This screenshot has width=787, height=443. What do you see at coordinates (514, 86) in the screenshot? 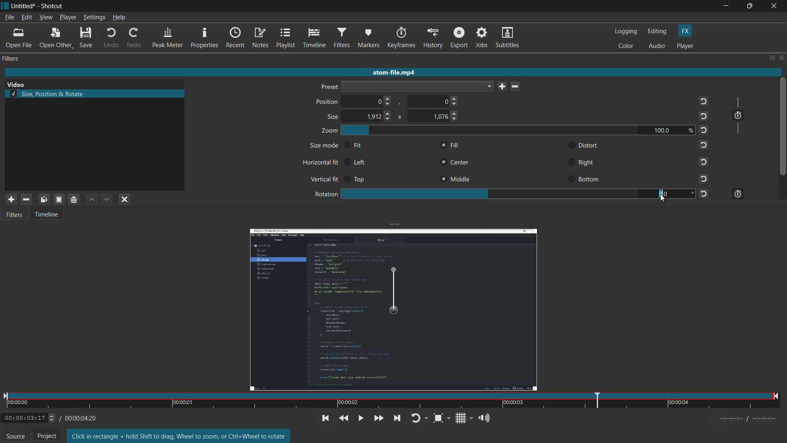
I see `delete` at bounding box center [514, 86].